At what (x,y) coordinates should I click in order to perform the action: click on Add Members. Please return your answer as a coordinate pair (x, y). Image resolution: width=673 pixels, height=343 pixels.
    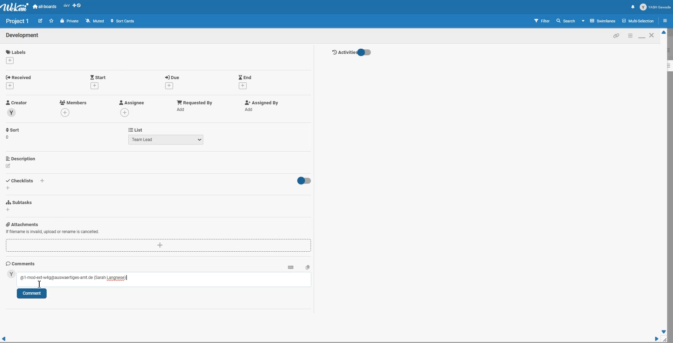
    Looking at the image, I should click on (74, 102).